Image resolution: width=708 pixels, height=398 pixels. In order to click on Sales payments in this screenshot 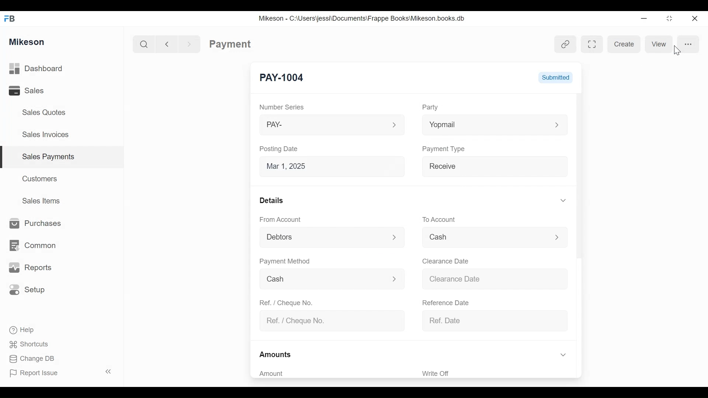, I will do `click(50, 156)`.